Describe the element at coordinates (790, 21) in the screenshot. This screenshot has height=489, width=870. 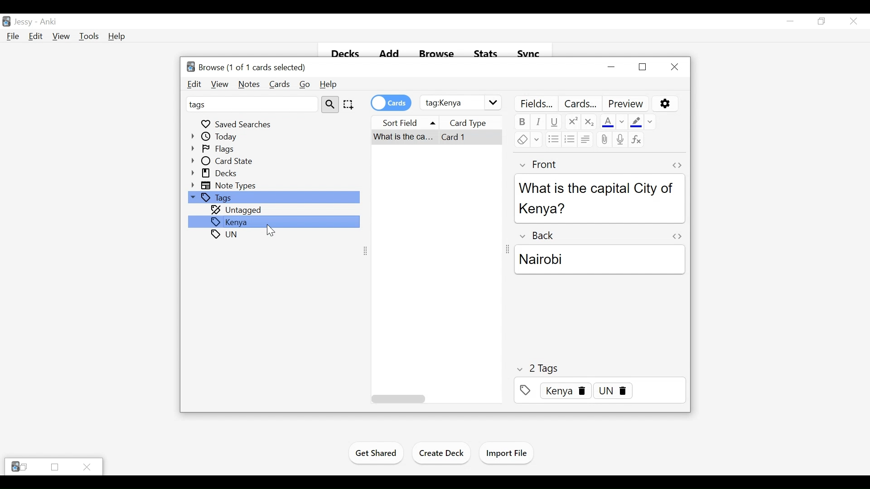
I see `minimize` at that location.